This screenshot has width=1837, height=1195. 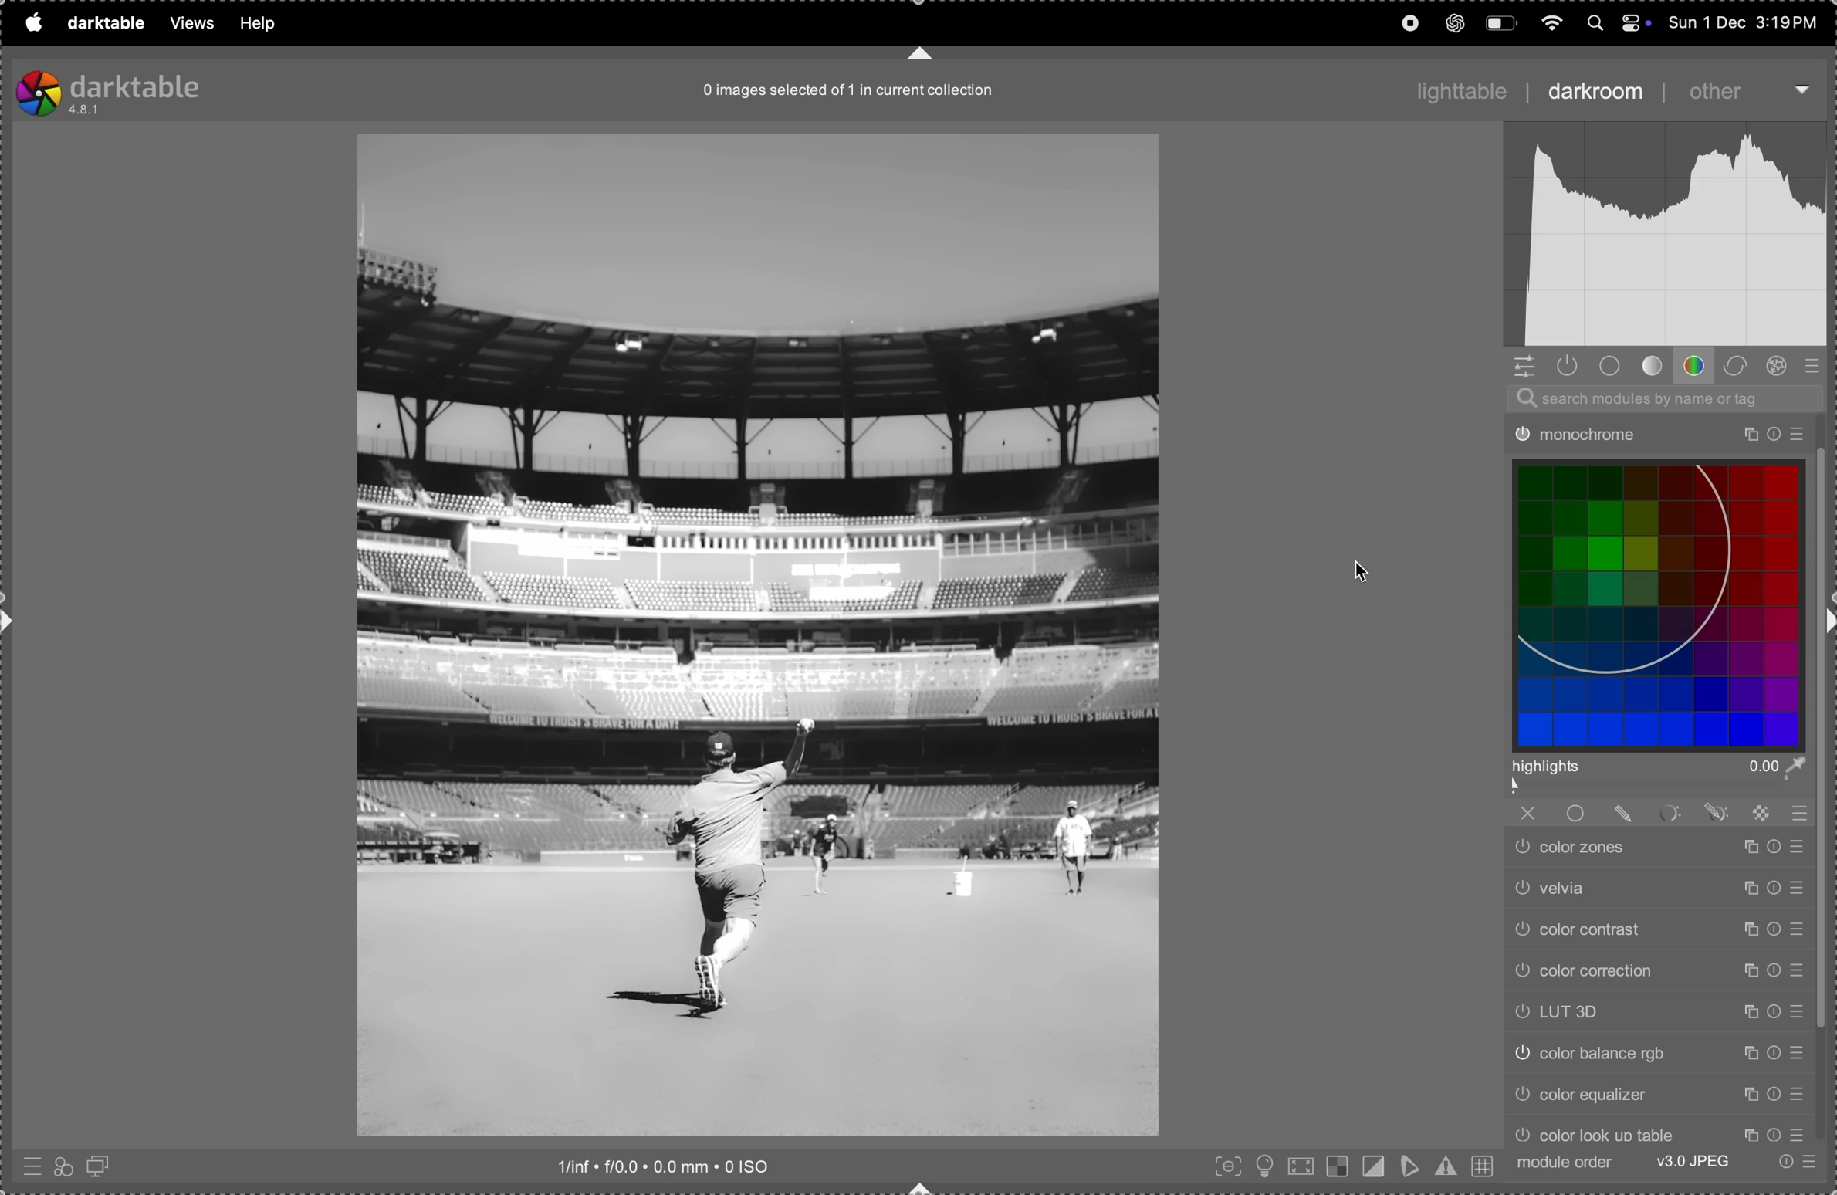 What do you see at coordinates (1564, 1162) in the screenshot?
I see `module order` at bounding box center [1564, 1162].